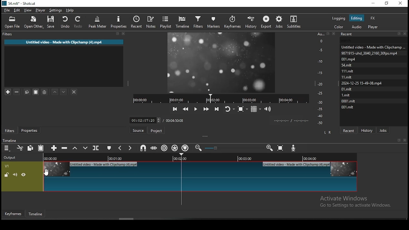 The height and width of the screenshot is (230, 409). I want to click on jobs, so click(279, 22).